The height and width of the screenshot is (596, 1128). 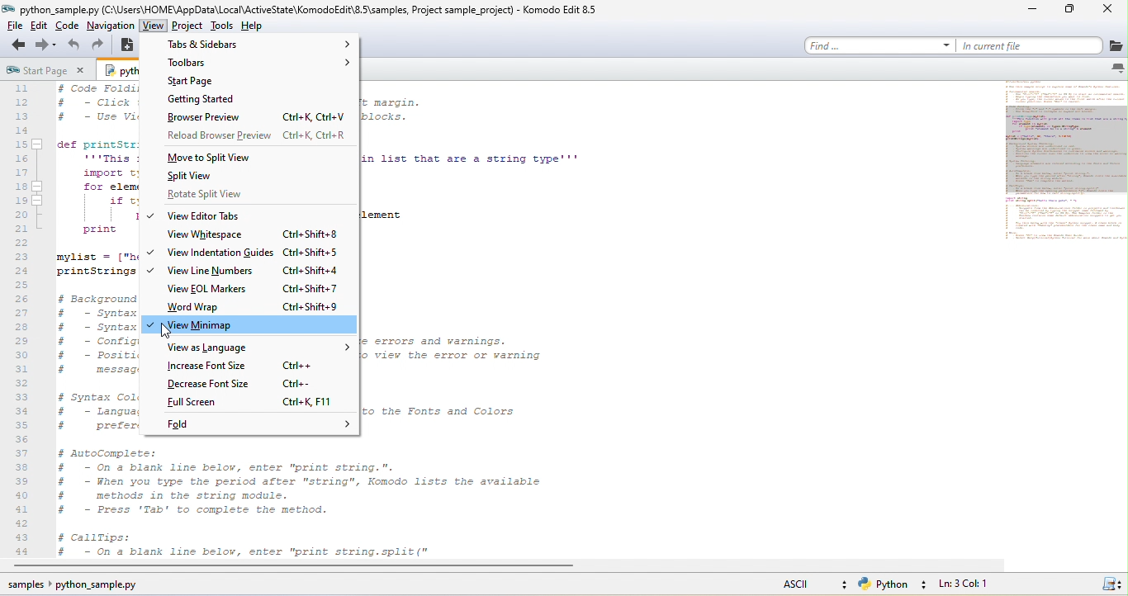 I want to click on new, so click(x=126, y=48).